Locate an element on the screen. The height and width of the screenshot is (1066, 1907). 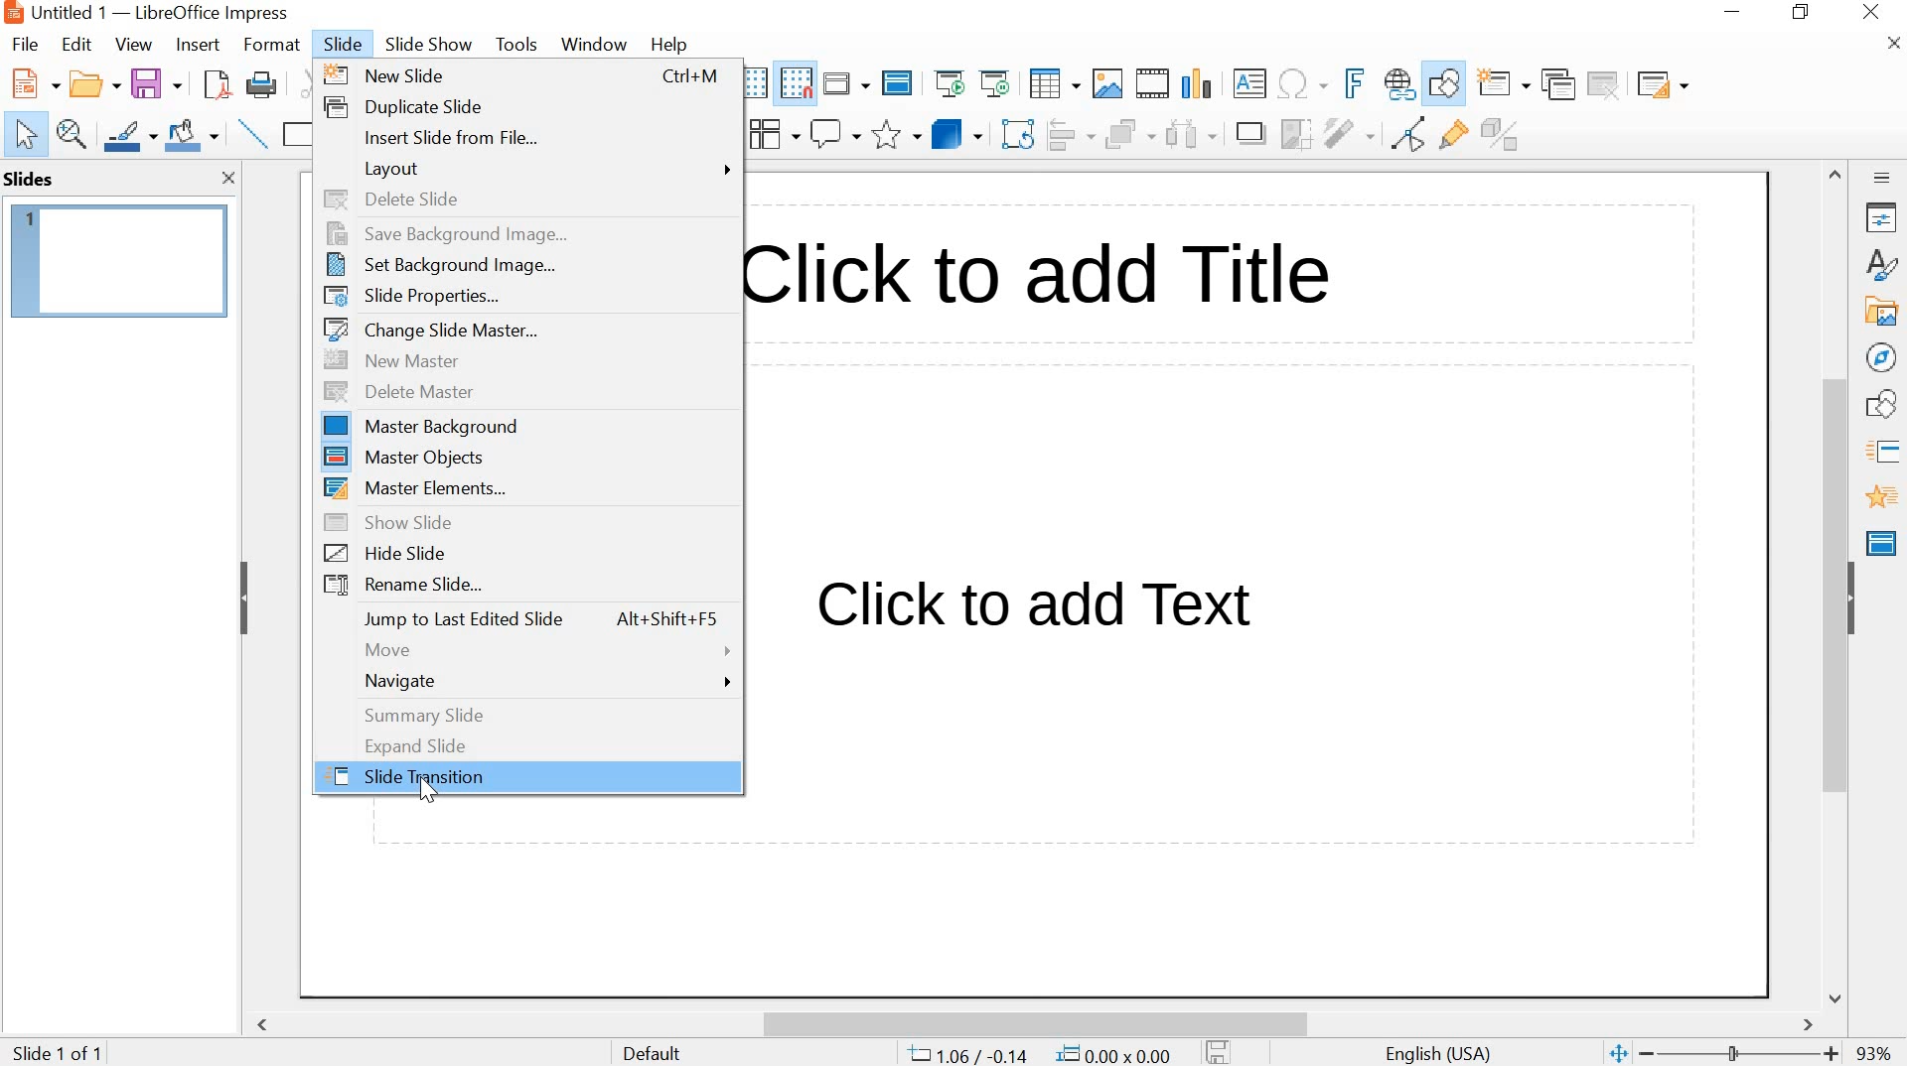
ANIMATION is located at coordinates (1882, 497).